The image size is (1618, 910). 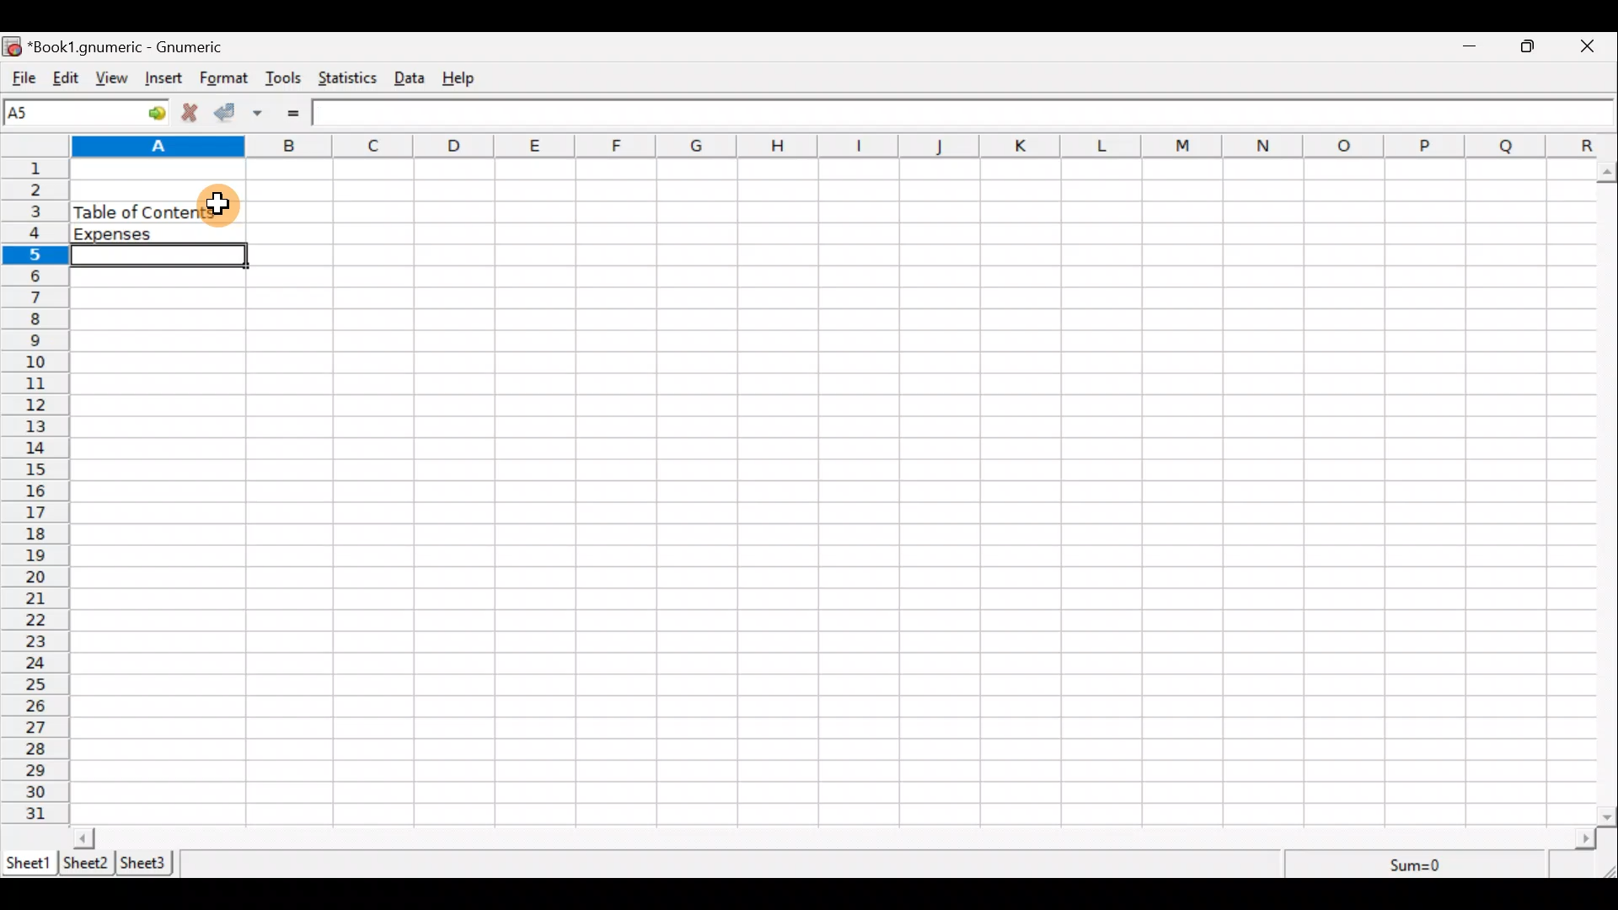 What do you see at coordinates (66, 79) in the screenshot?
I see `Edit` at bounding box center [66, 79].